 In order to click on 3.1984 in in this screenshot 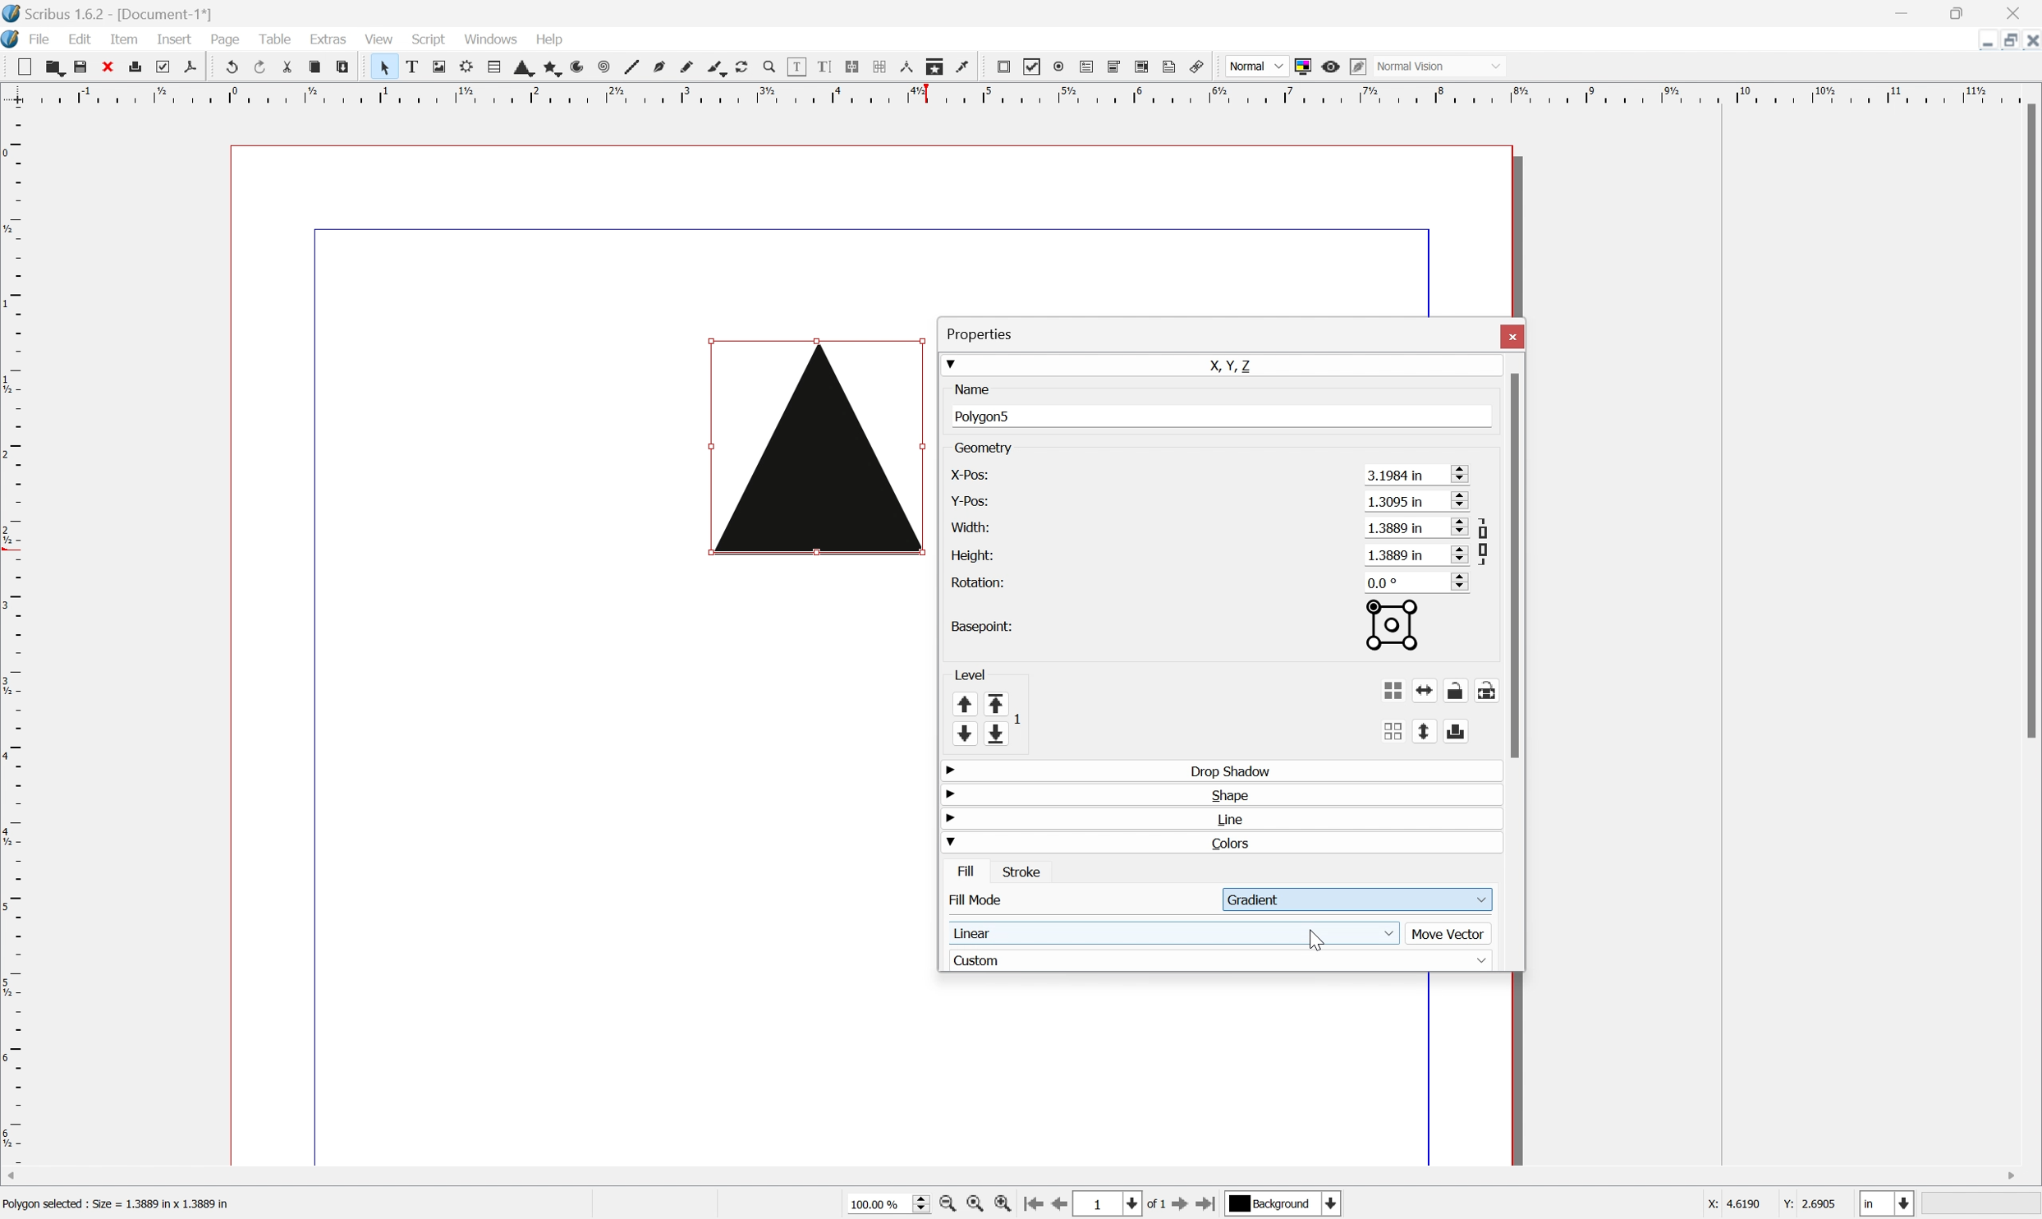, I will do `click(1417, 475)`.